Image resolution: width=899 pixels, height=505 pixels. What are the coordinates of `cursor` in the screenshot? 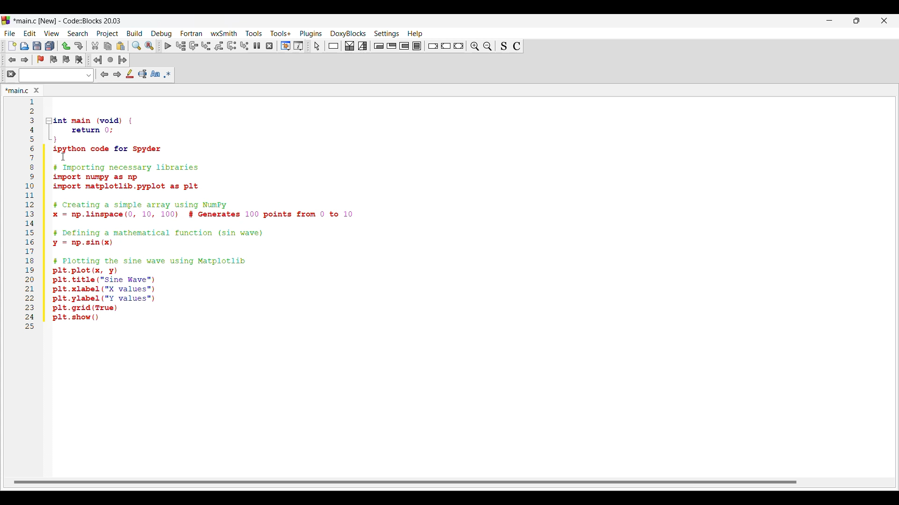 It's located at (65, 154).